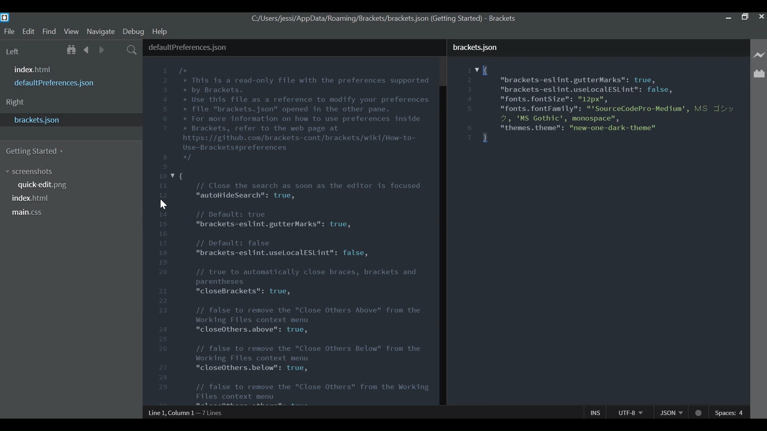  Describe the element at coordinates (444, 246) in the screenshot. I see `Vertical Scroll bar` at that location.